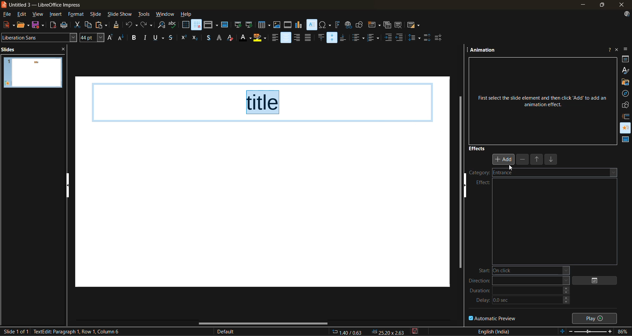 The width and height of the screenshot is (632, 336). Describe the element at coordinates (337, 25) in the screenshot. I see `insert fontwork text` at that location.